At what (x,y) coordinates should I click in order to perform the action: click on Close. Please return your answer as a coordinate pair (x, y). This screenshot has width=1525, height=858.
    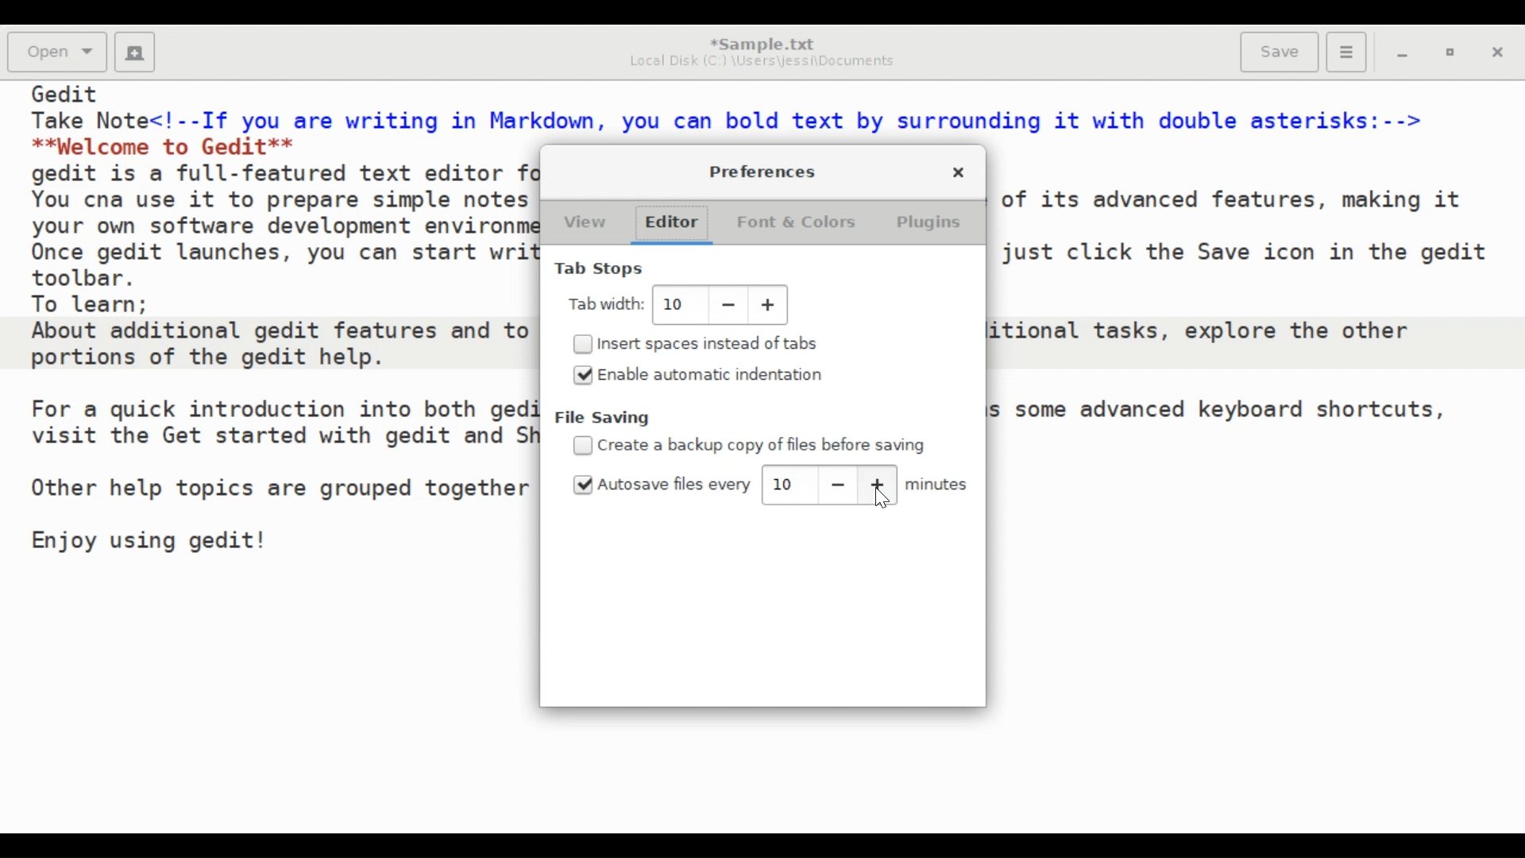
    Looking at the image, I should click on (1500, 54).